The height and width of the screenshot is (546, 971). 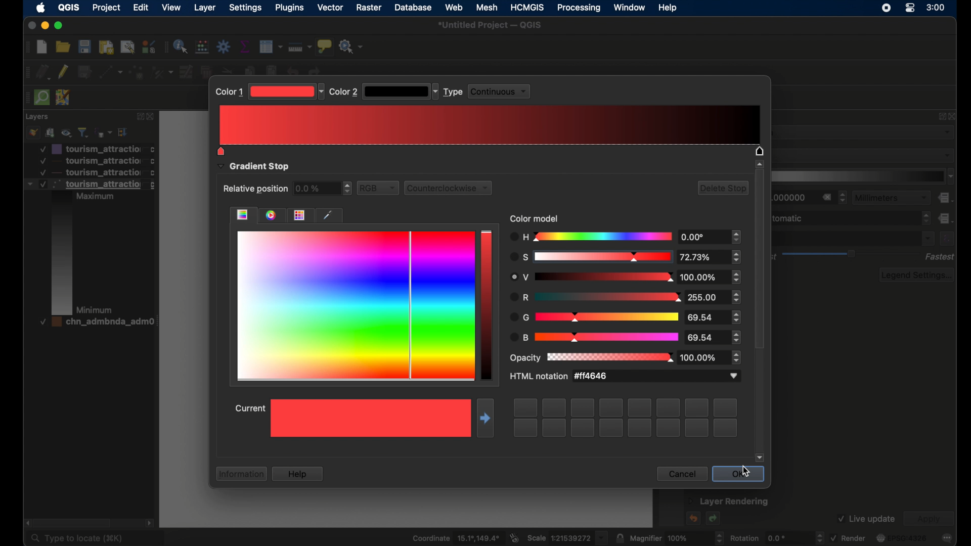 What do you see at coordinates (852, 254) in the screenshot?
I see `rendering quality slider` at bounding box center [852, 254].